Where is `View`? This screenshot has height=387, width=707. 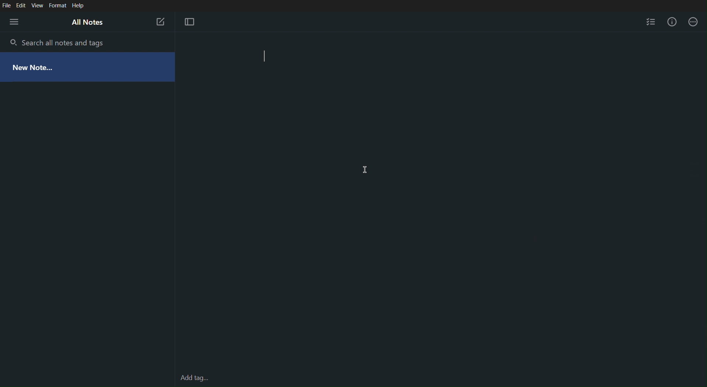
View is located at coordinates (38, 6).